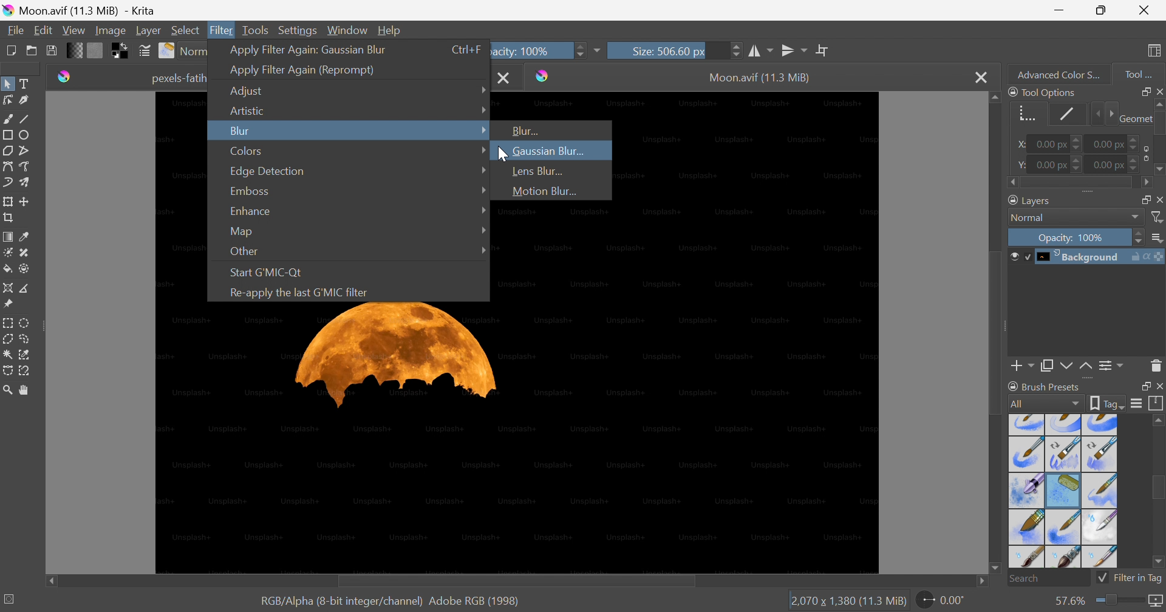 The height and width of the screenshot is (612, 1166). What do you see at coordinates (50, 579) in the screenshot?
I see `Scroll left` at bounding box center [50, 579].